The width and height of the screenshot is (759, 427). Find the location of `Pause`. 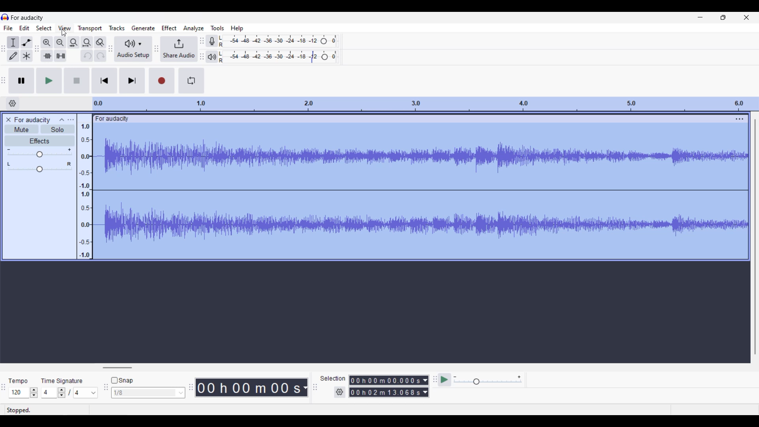

Pause is located at coordinates (22, 81).